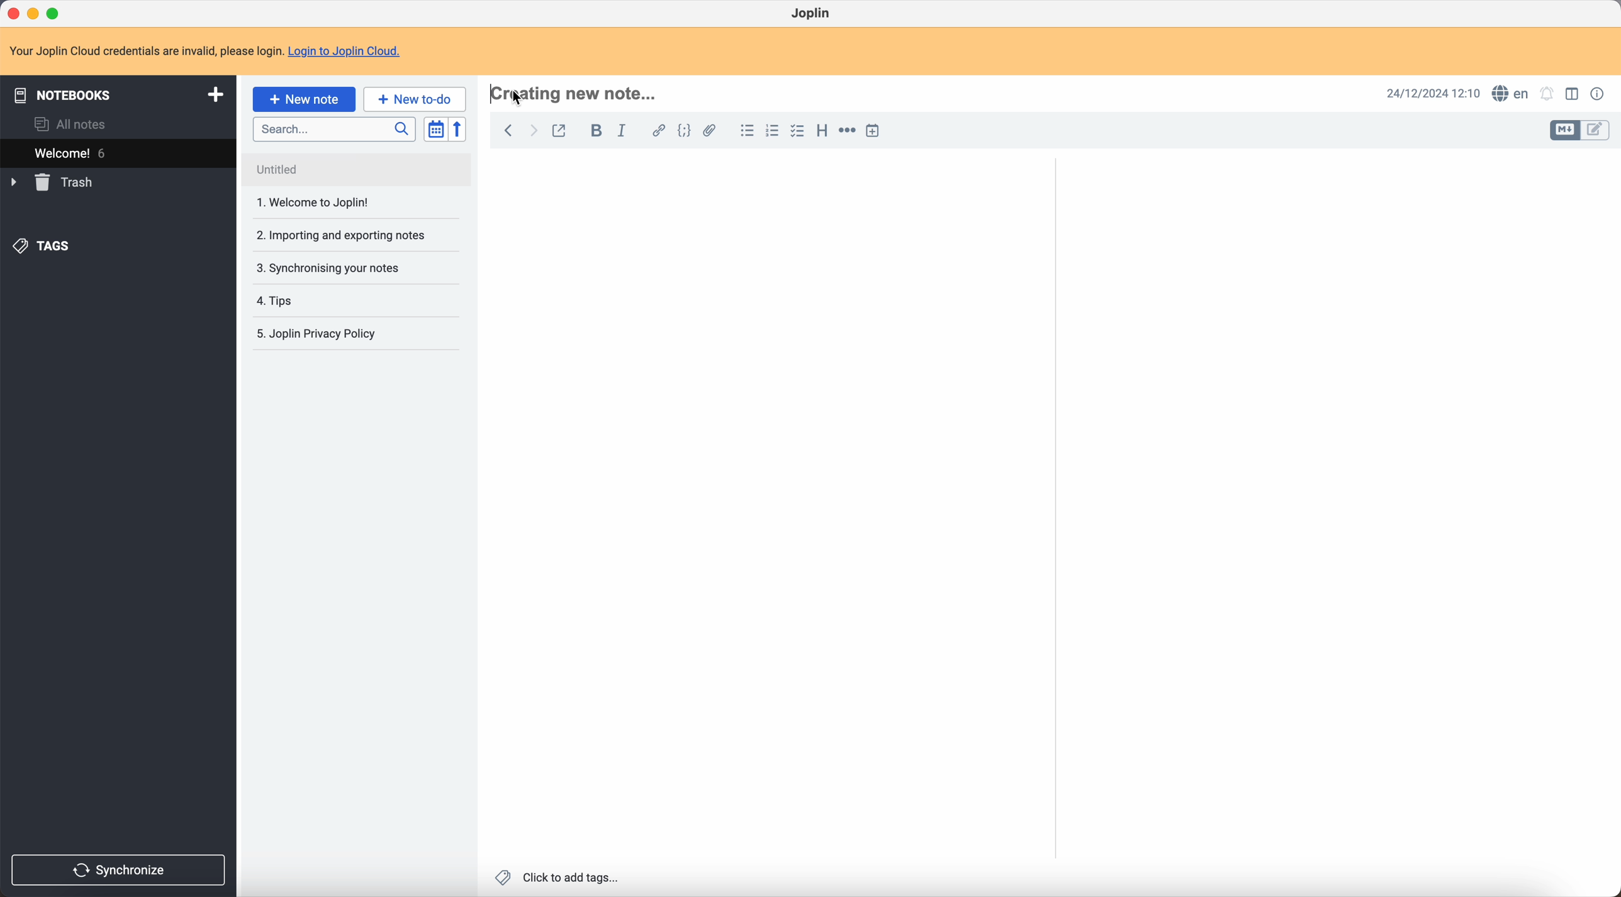 The width and height of the screenshot is (1621, 897). Describe the element at coordinates (437, 129) in the screenshot. I see `toggle sort order field` at that location.